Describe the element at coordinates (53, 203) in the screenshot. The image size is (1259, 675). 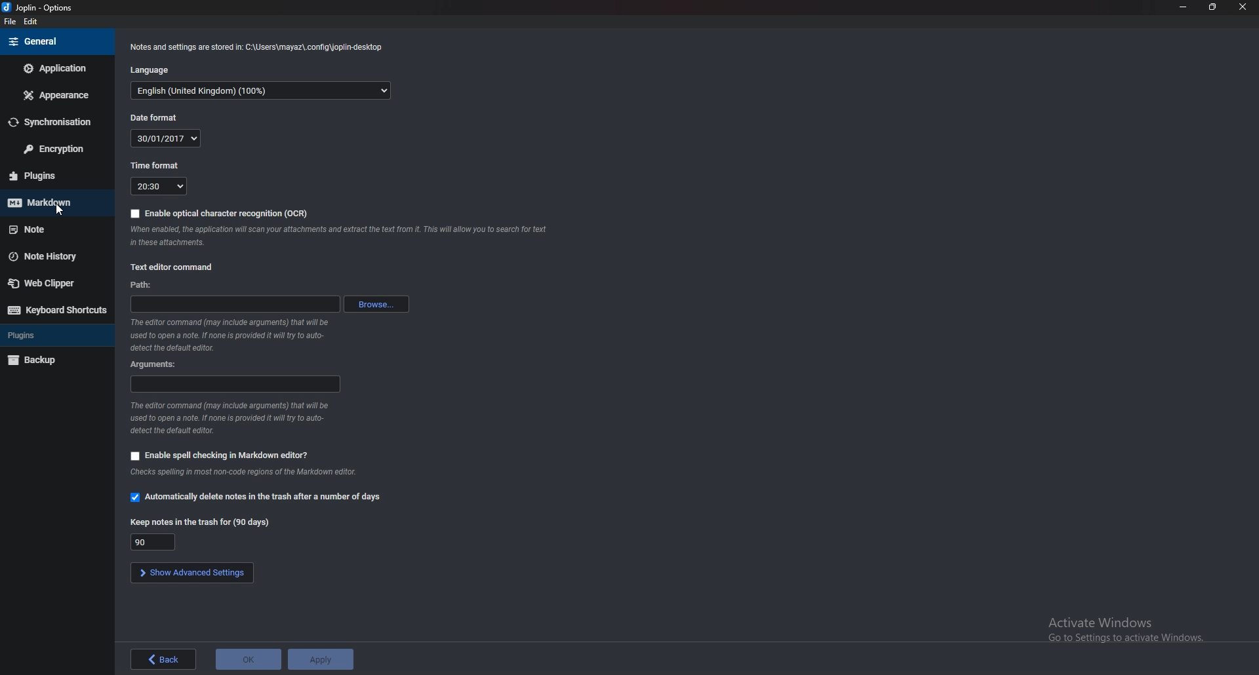
I see `Mark down` at that location.